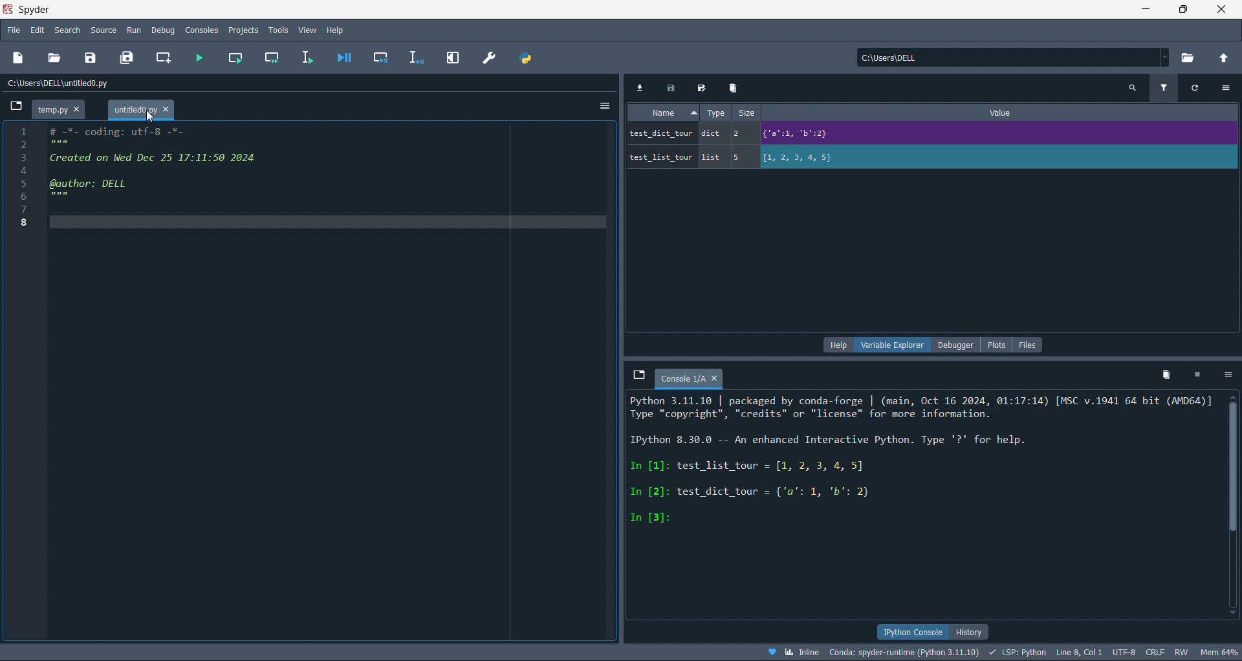 The width and height of the screenshot is (1242, 661). Describe the element at coordinates (1003, 111) in the screenshot. I see `value` at that location.